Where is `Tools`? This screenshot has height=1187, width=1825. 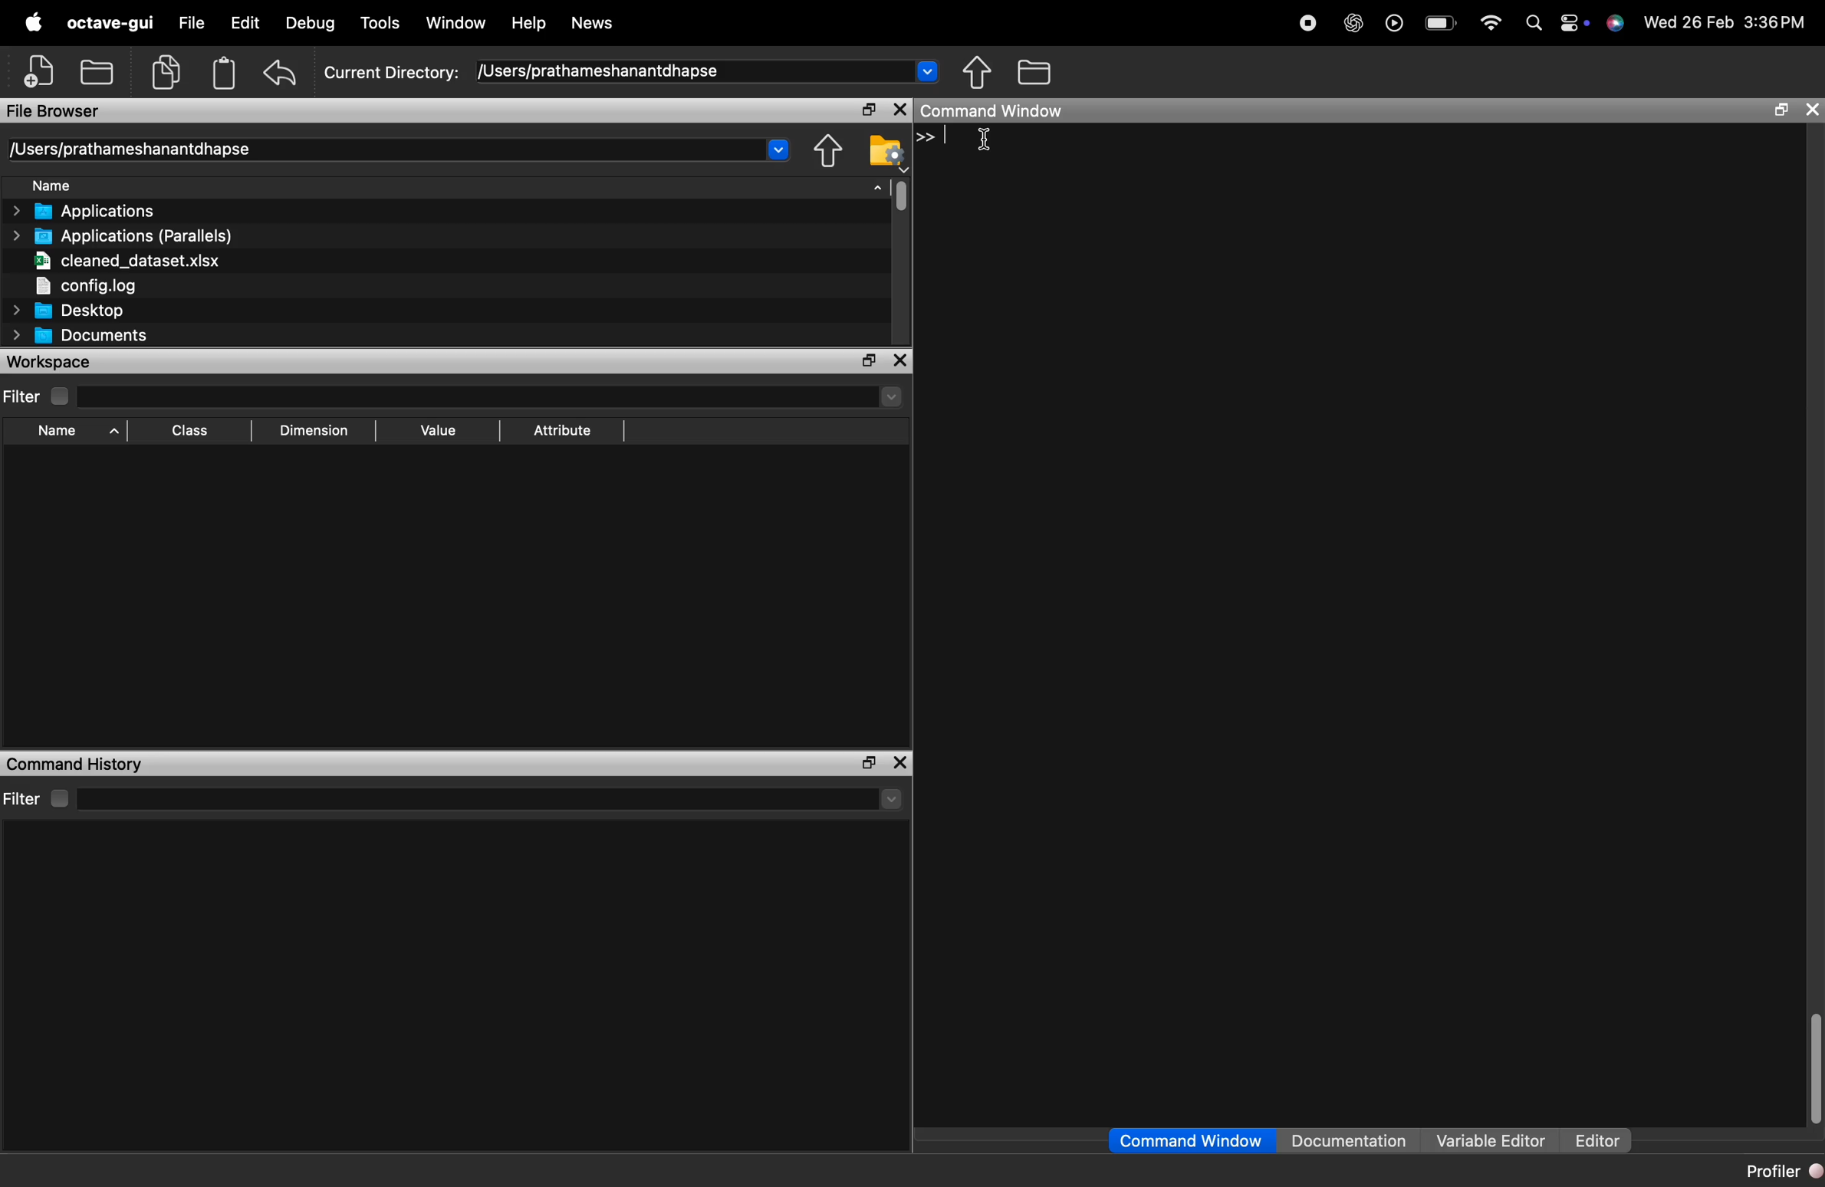
Tools is located at coordinates (379, 24).